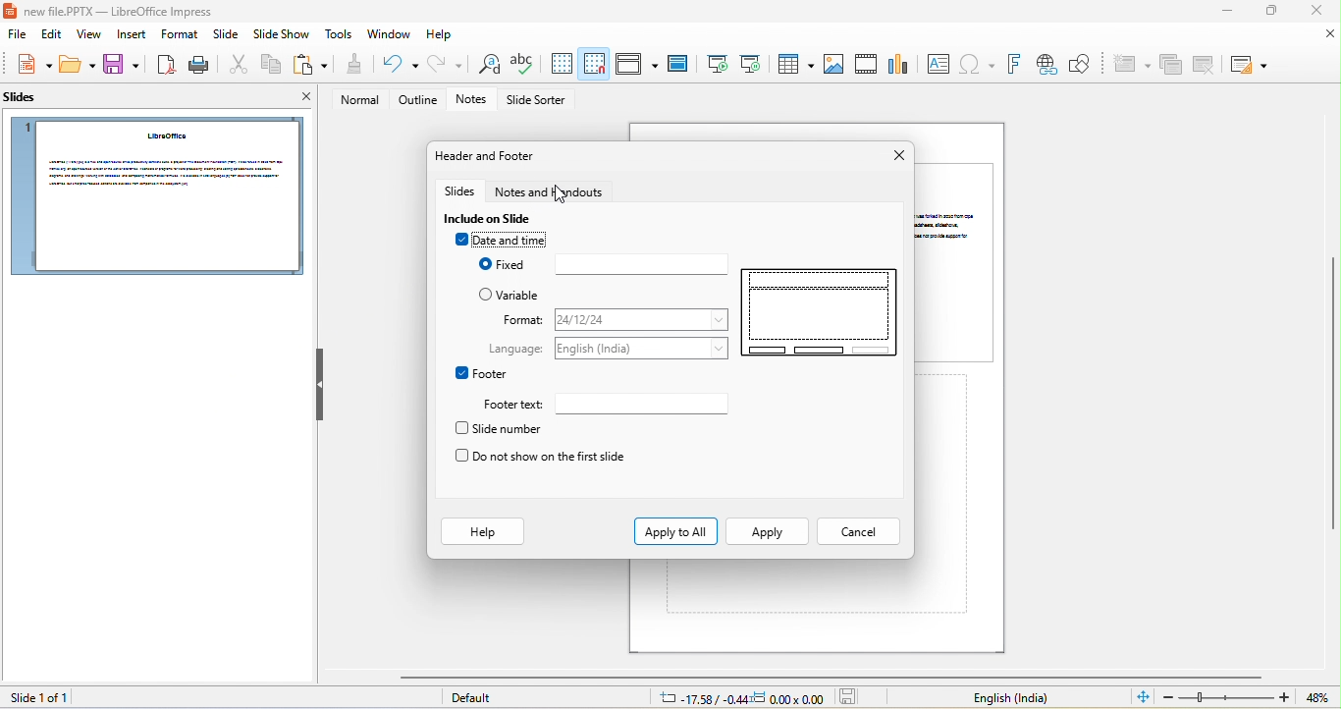 Image resolution: width=1341 pixels, height=709 pixels. What do you see at coordinates (506, 242) in the screenshot?
I see `date and time` at bounding box center [506, 242].